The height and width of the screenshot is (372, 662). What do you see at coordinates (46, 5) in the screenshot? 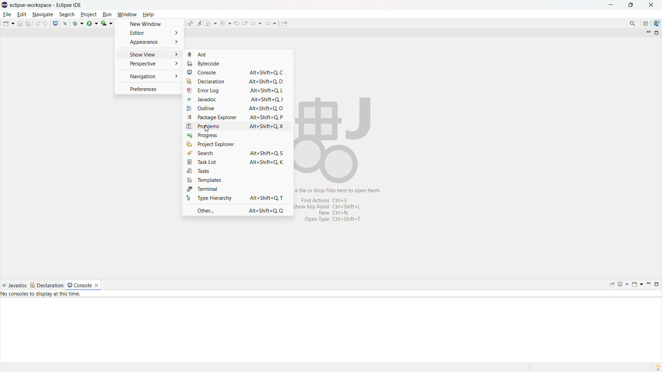
I see `eclipse-workspace-Eclipse IDE` at bounding box center [46, 5].